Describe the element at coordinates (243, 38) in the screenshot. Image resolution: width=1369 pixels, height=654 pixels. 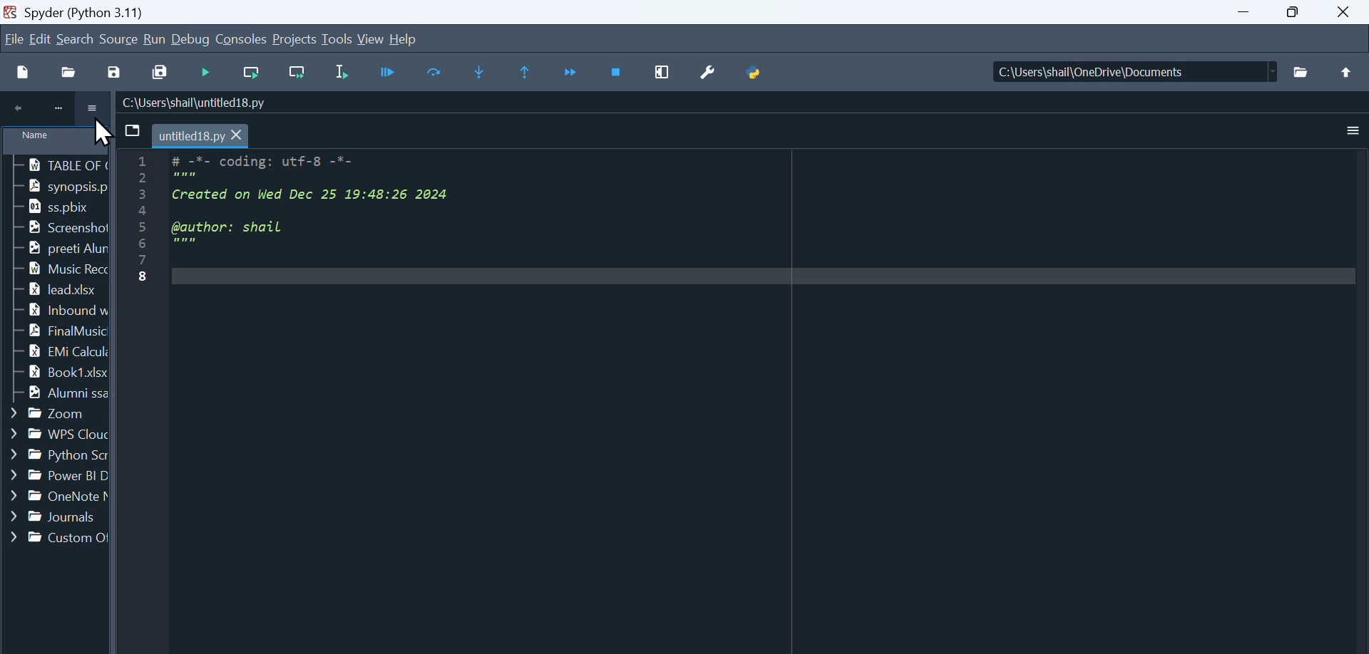
I see `Consoles` at that location.